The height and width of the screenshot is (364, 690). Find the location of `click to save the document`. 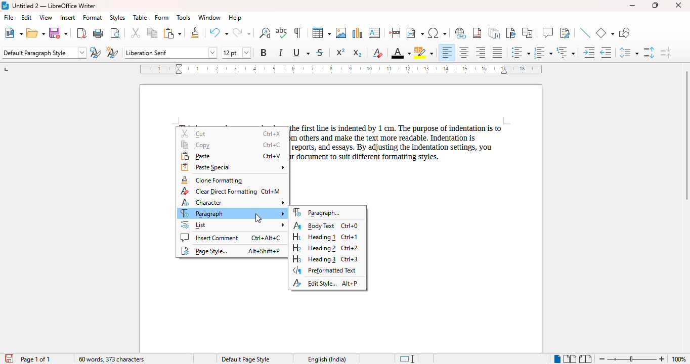

click to save the document is located at coordinates (9, 358).